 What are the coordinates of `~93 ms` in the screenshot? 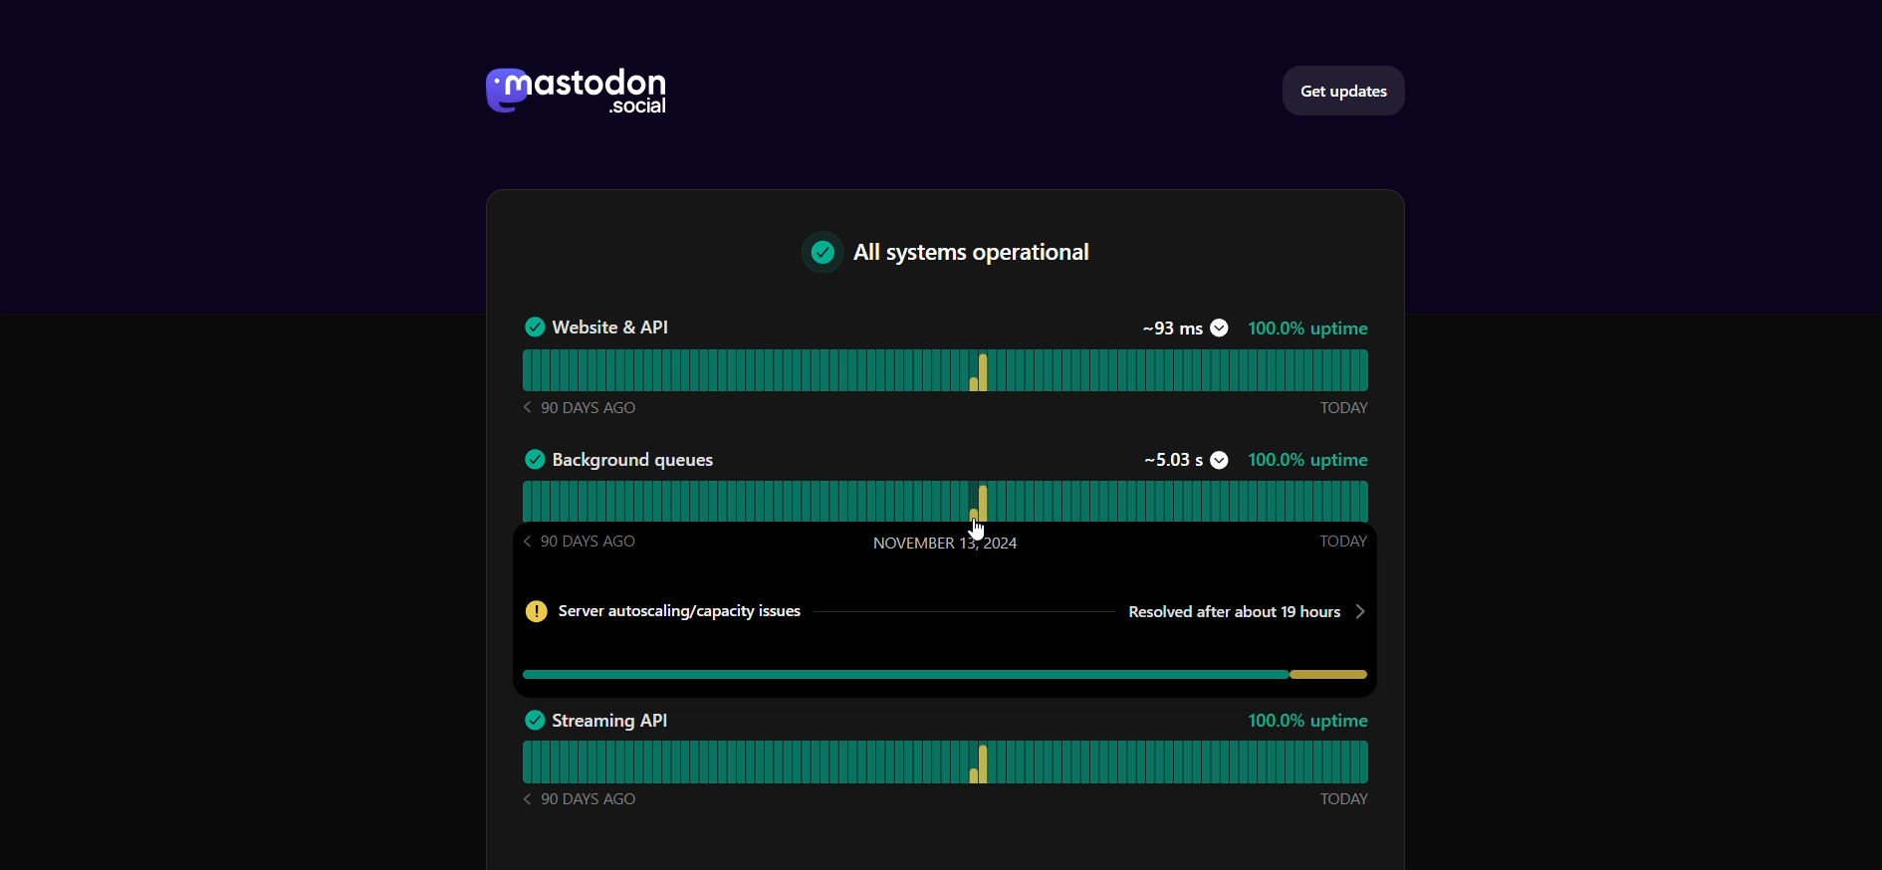 It's located at (1182, 326).